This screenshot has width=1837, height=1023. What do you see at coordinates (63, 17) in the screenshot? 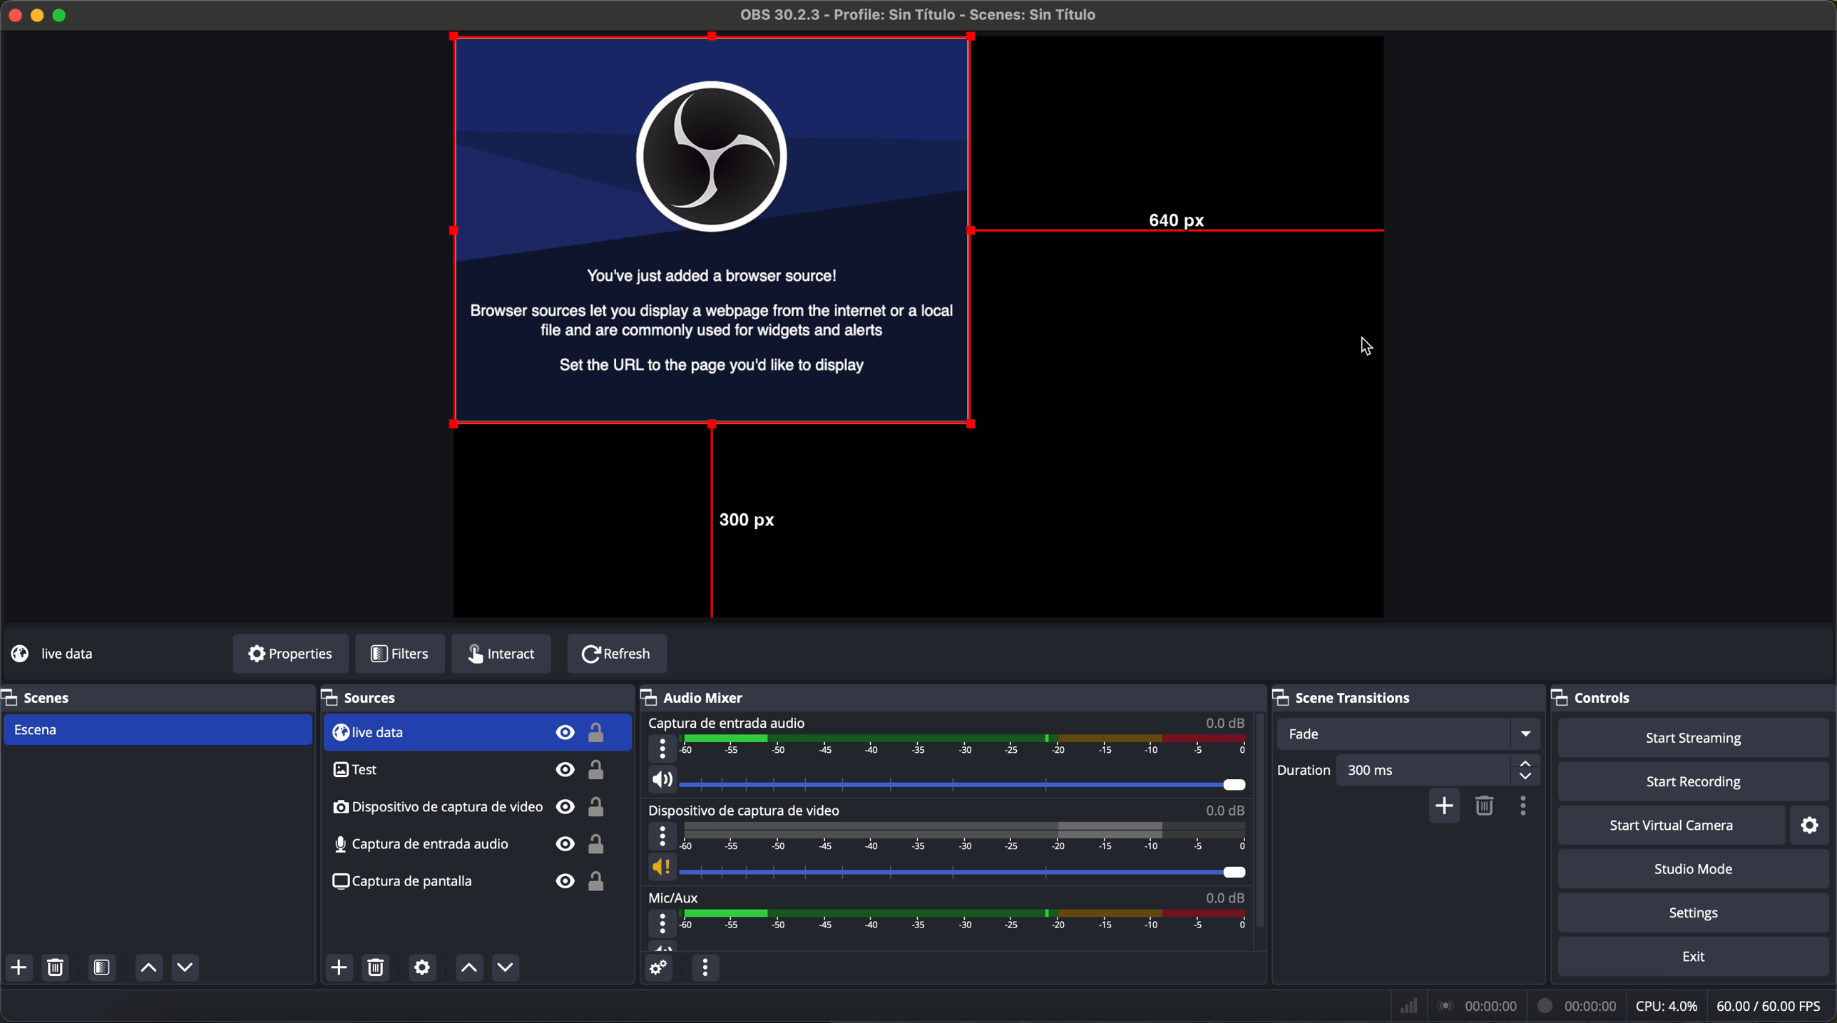
I see `maximize program` at bounding box center [63, 17].